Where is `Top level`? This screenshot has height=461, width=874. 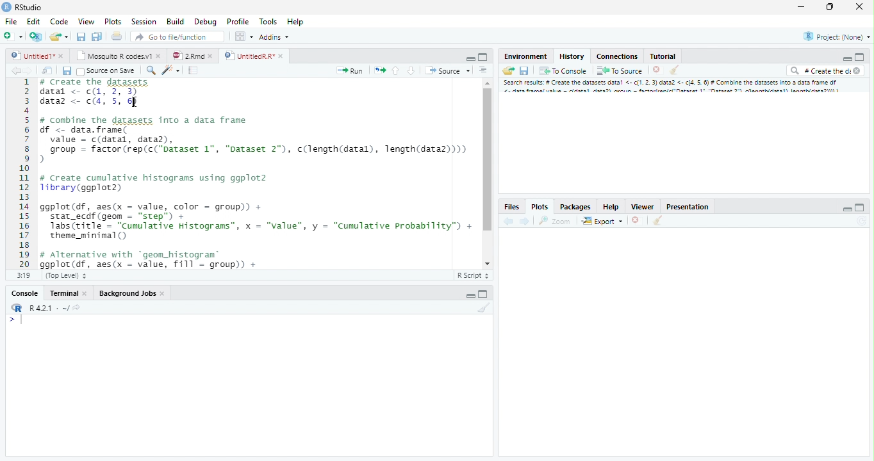 Top level is located at coordinates (67, 274).